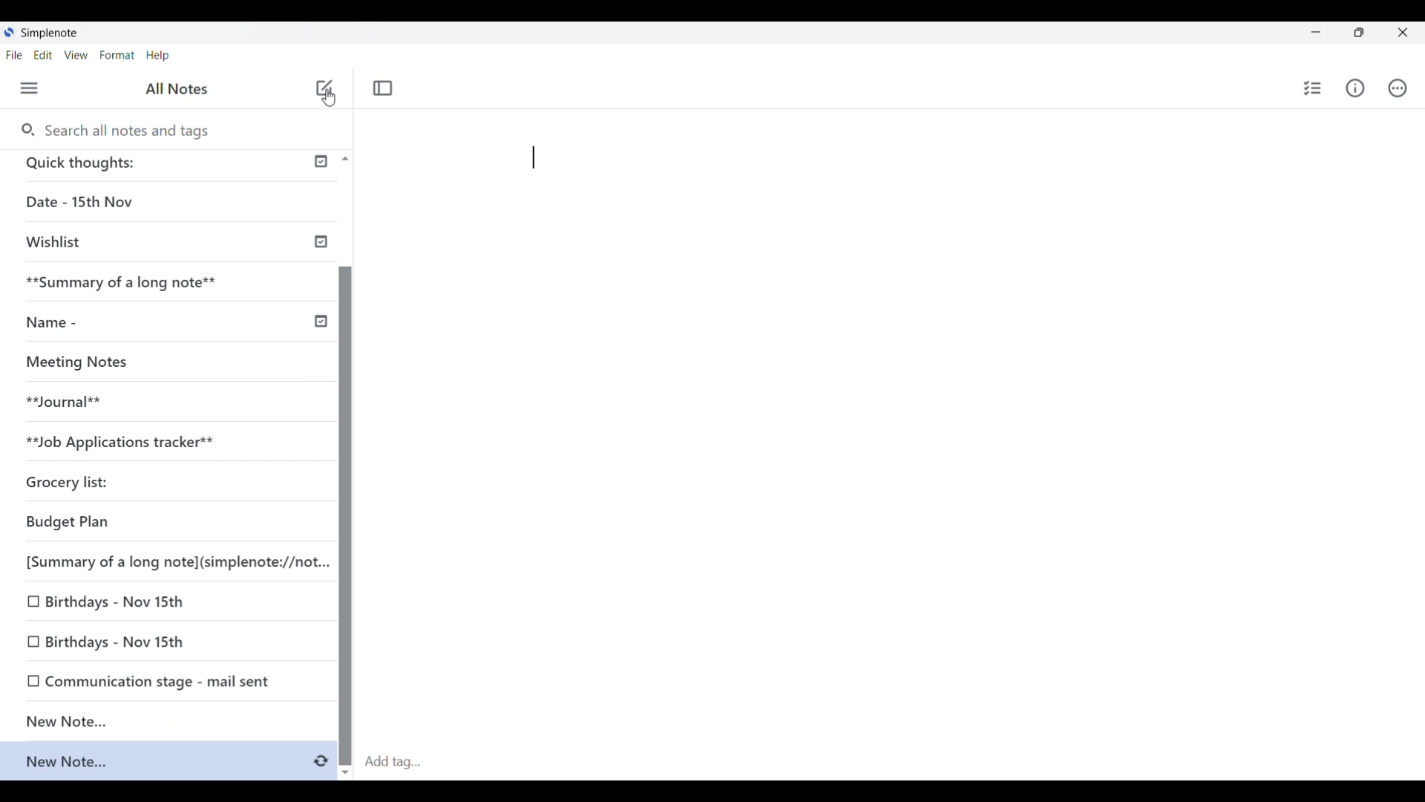 This screenshot has width=1425, height=802. I want to click on Quick thoughts, so click(140, 165).